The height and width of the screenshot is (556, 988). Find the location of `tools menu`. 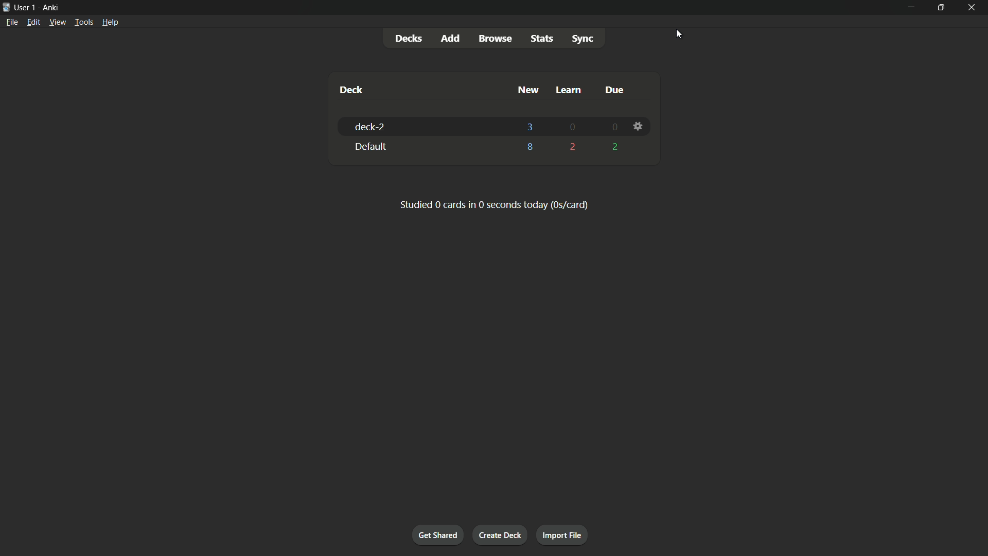

tools menu is located at coordinates (84, 22).